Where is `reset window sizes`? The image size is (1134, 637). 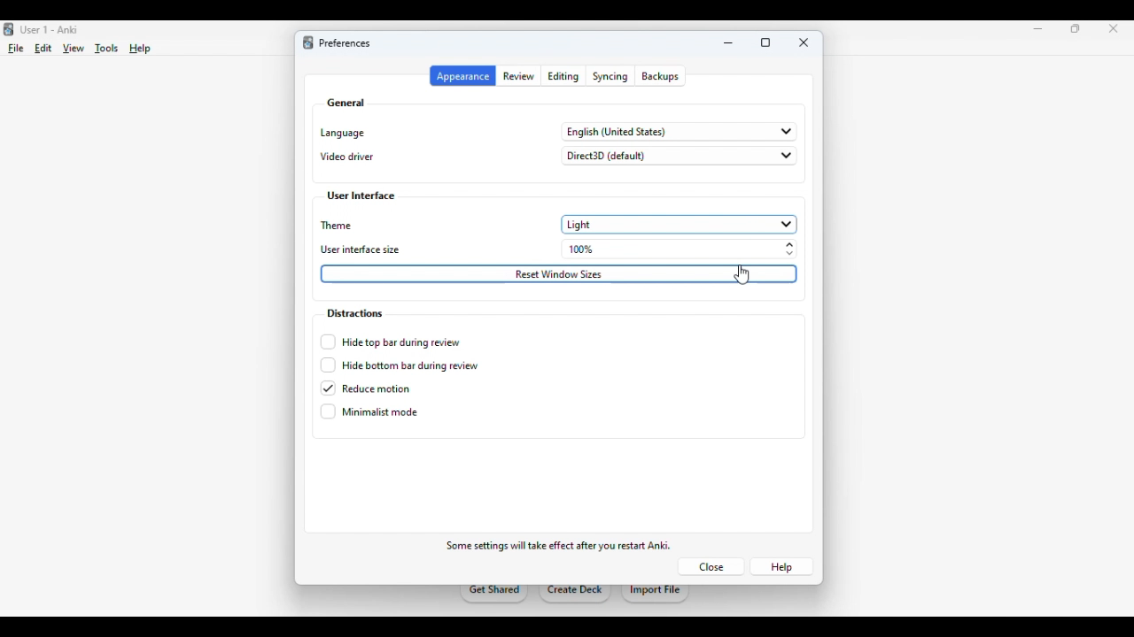
reset window sizes is located at coordinates (559, 274).